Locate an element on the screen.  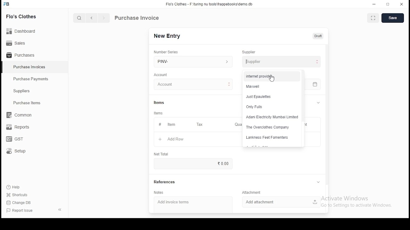
quality is located at coordinates (271, 171).